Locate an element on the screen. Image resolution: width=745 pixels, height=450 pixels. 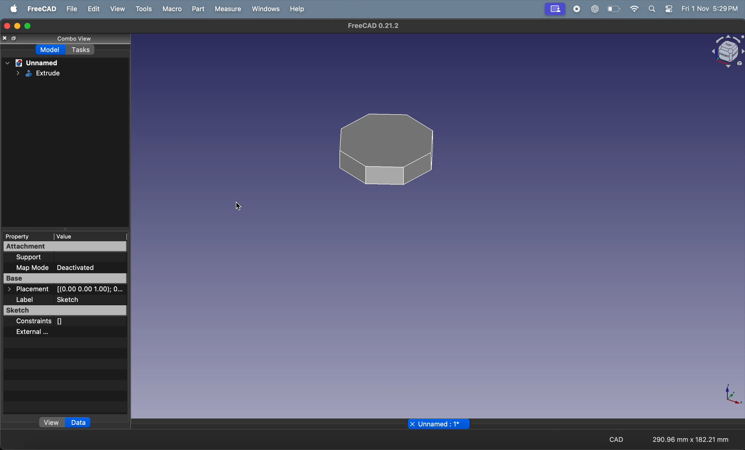
minimize is located at coordinates (18, 27).